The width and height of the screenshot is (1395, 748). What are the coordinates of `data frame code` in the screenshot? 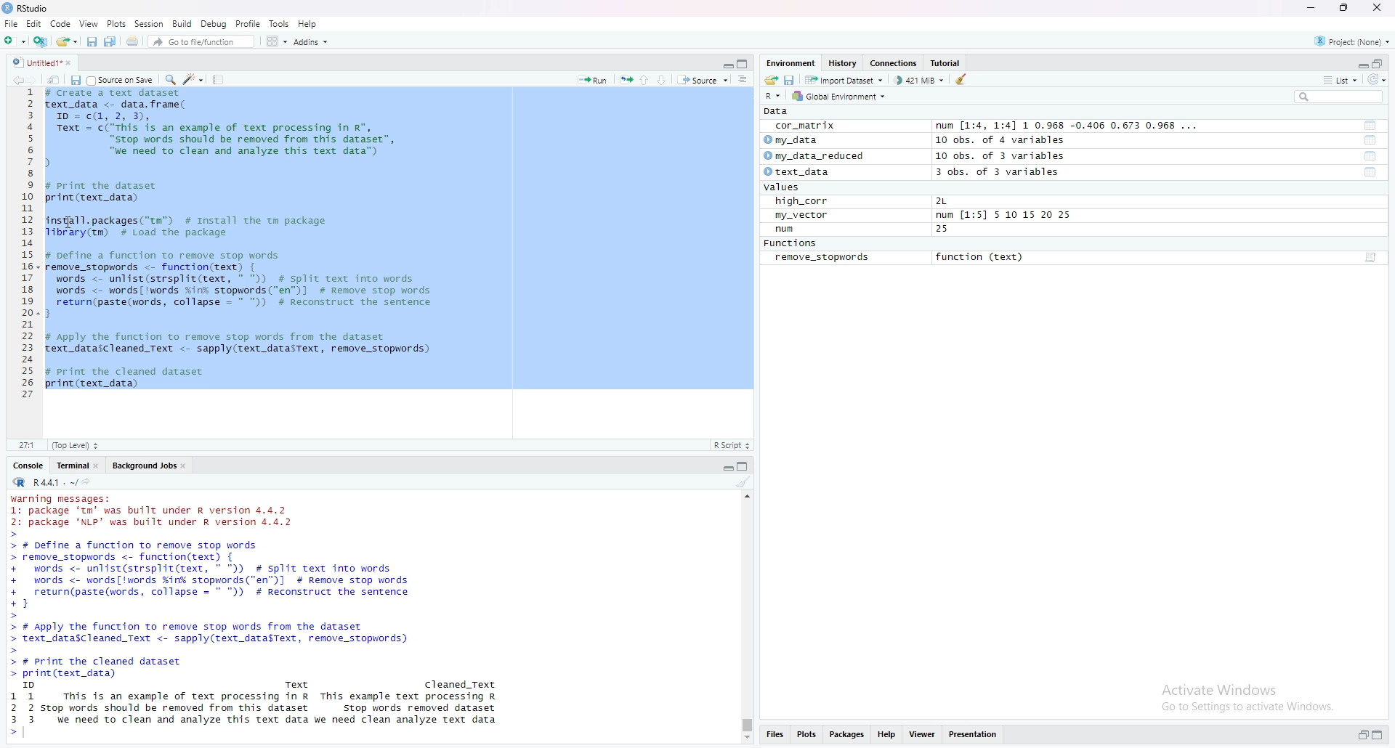 It's located at (242, 240).